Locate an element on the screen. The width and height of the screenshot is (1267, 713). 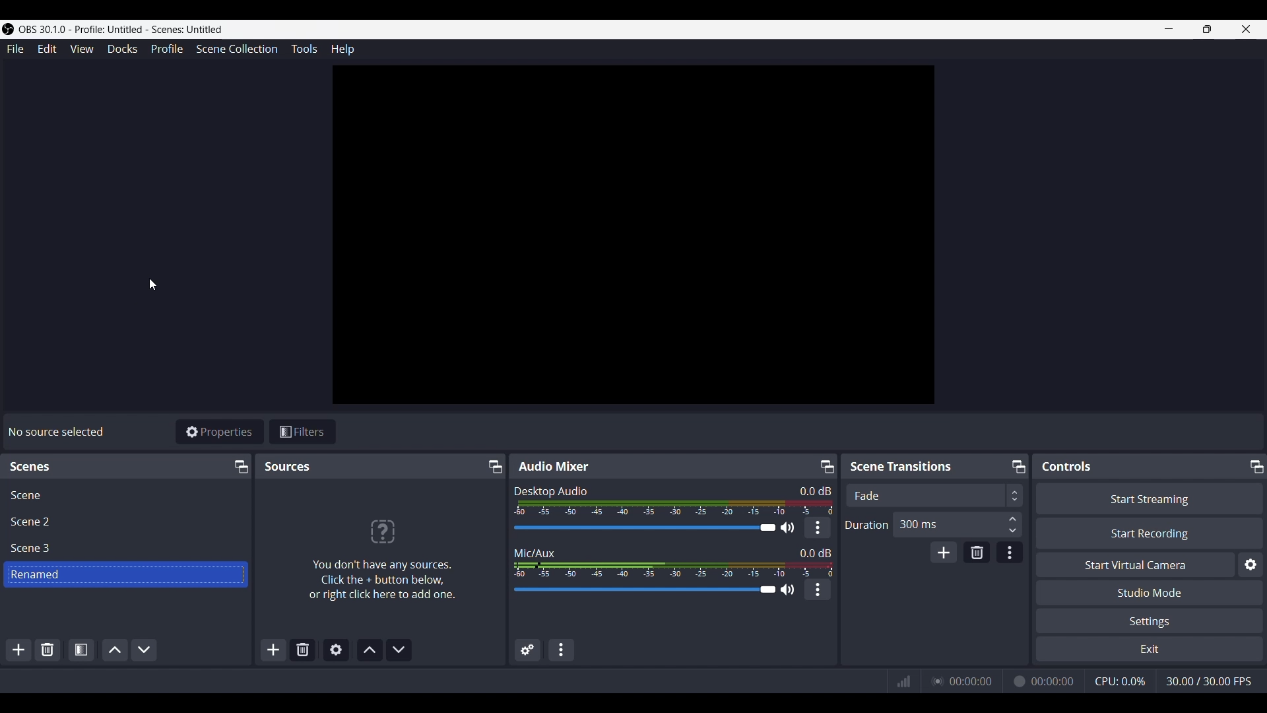
Audio Slider is located at coordinates (645, 590).